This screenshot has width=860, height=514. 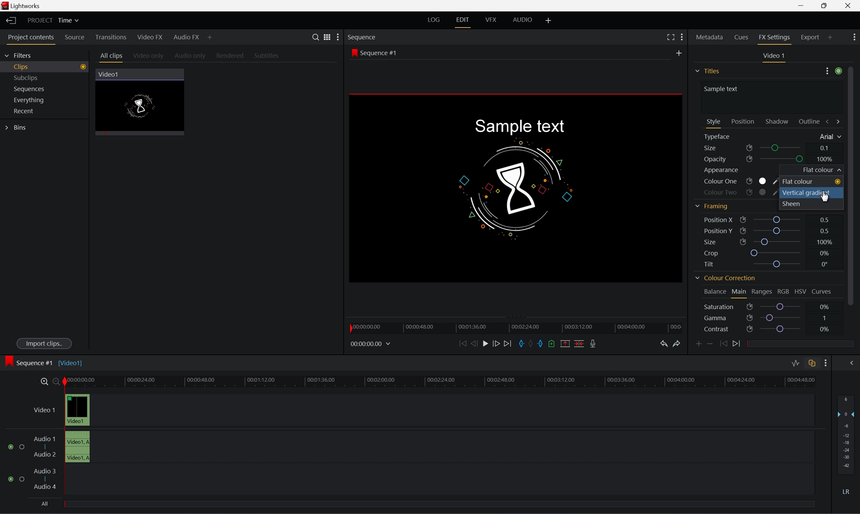 What do you see at coordinates (32, 100) in the screenshot?
I see `everything` at bounding box center [32, 100].